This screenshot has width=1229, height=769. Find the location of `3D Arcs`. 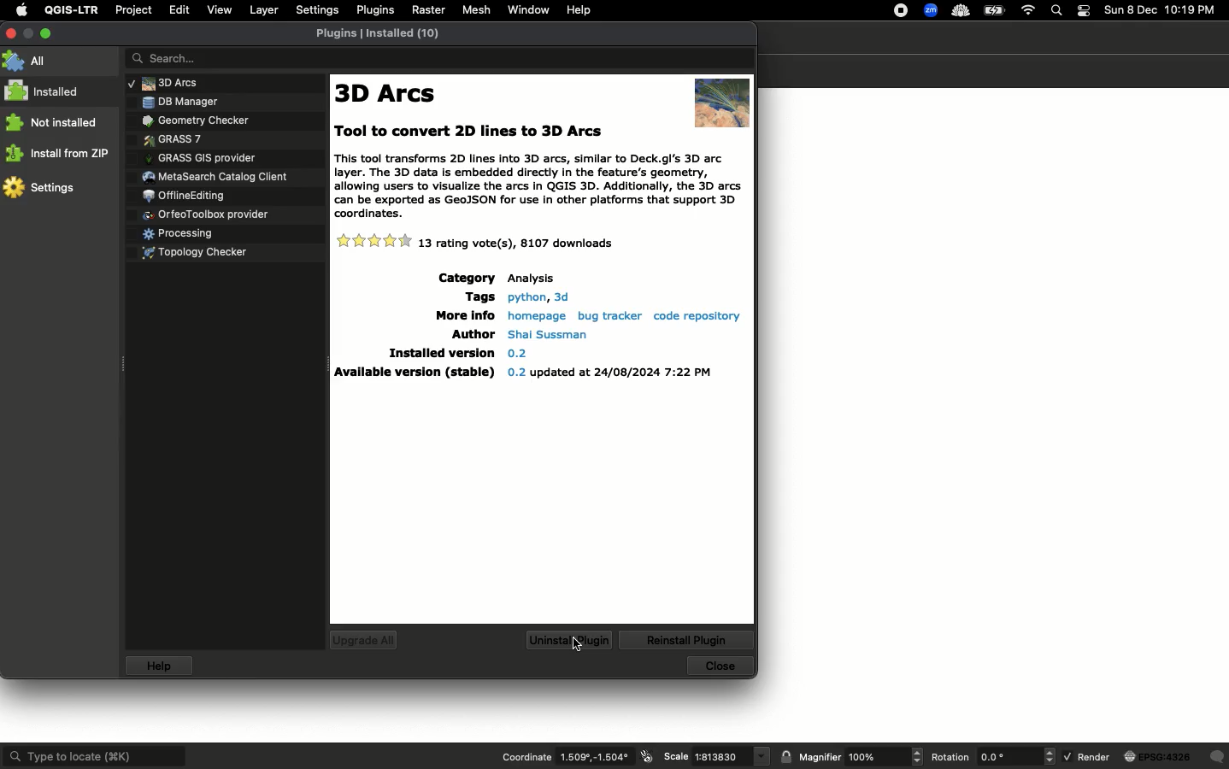

3D Arcs is located at coordinates (390, 92).